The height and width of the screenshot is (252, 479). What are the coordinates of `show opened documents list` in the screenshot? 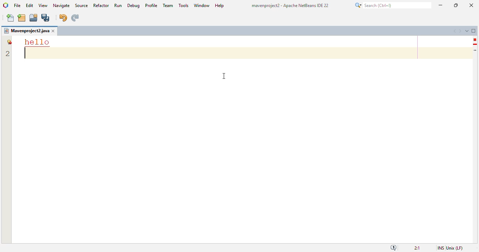 It's located at (467, 31).